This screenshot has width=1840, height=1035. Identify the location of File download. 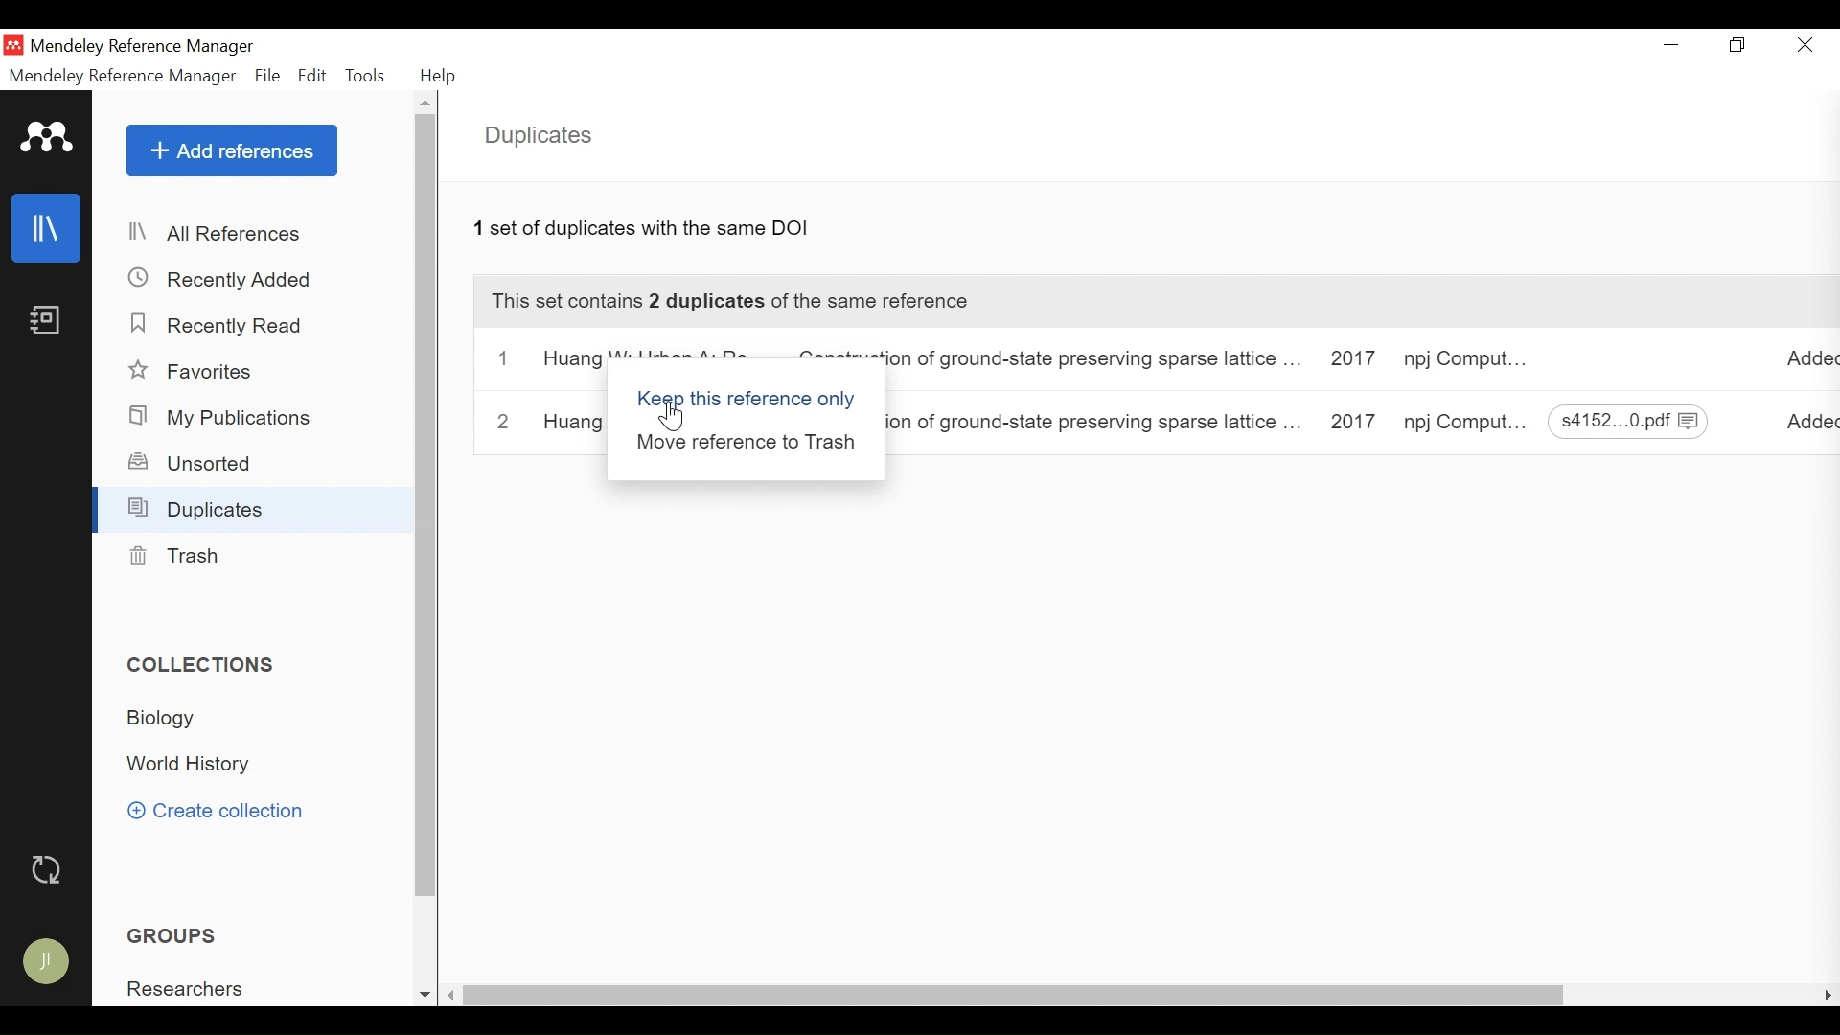
(1628, 422).